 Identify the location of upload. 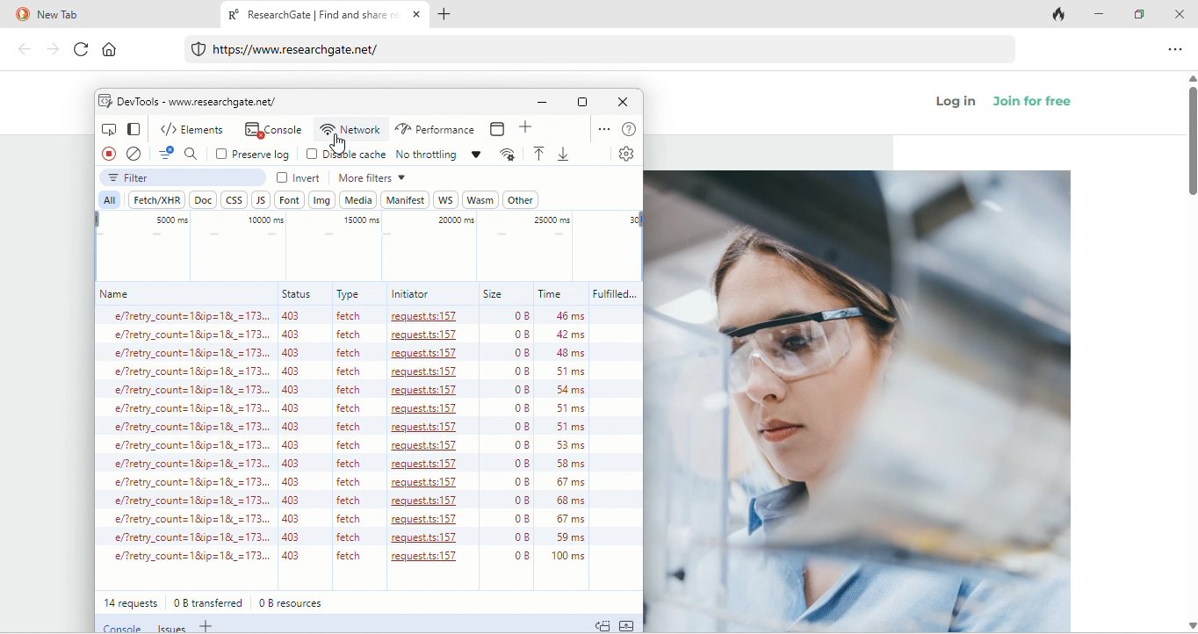
(538, 155).